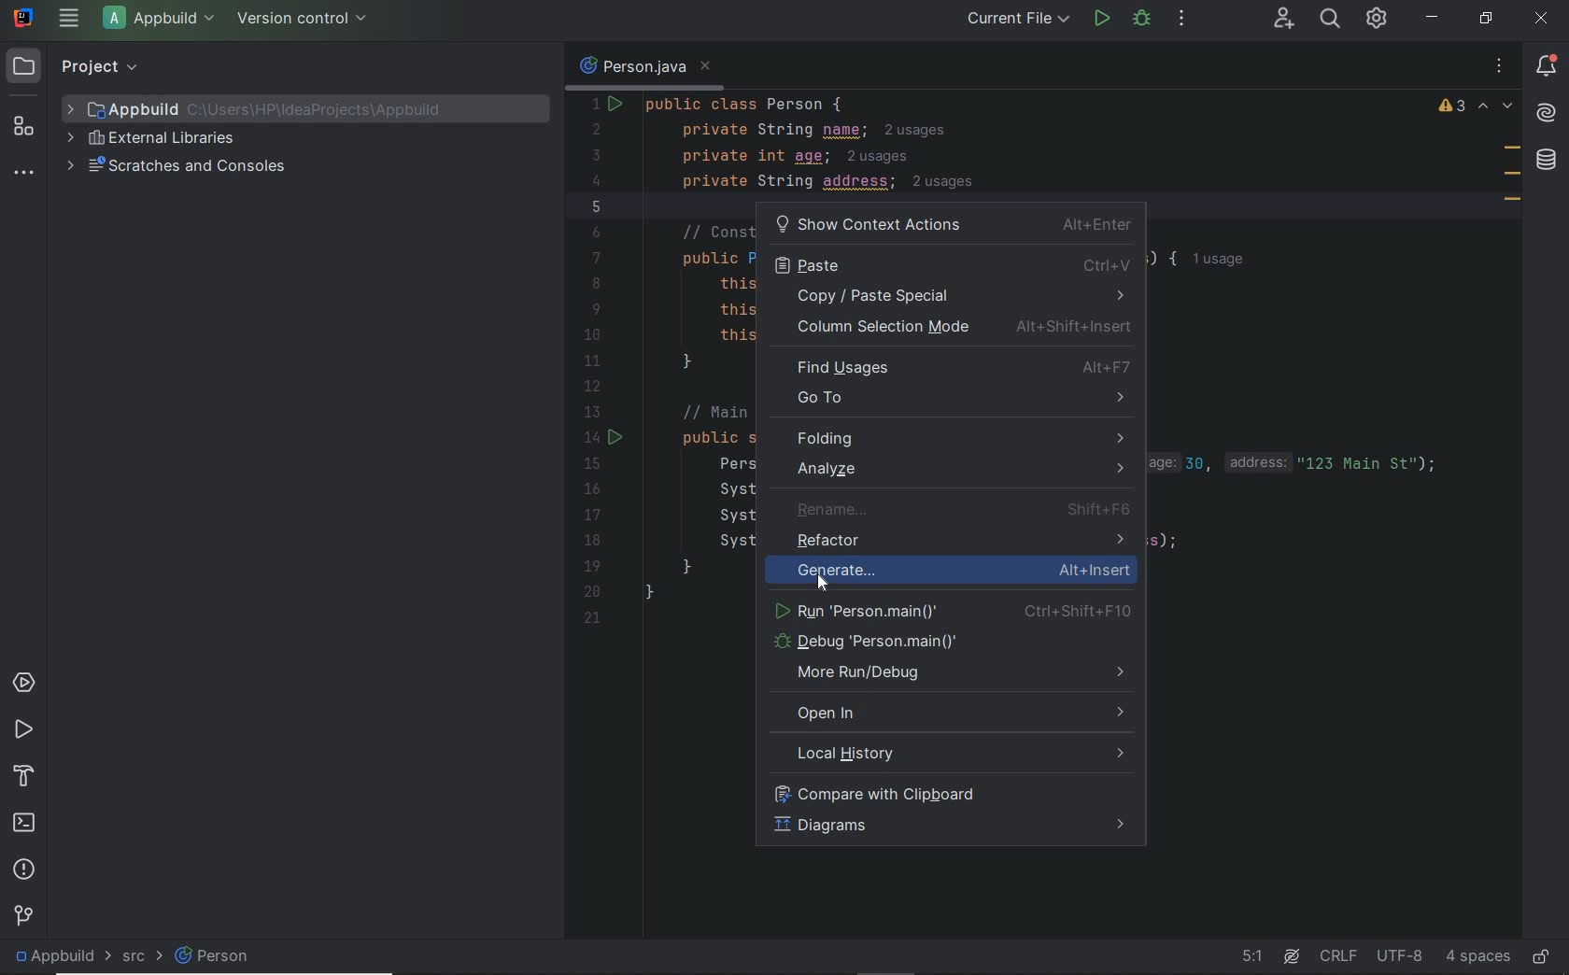 This screenshot has height=975, width=1569. I want to click on project file name, so click(270, 108).